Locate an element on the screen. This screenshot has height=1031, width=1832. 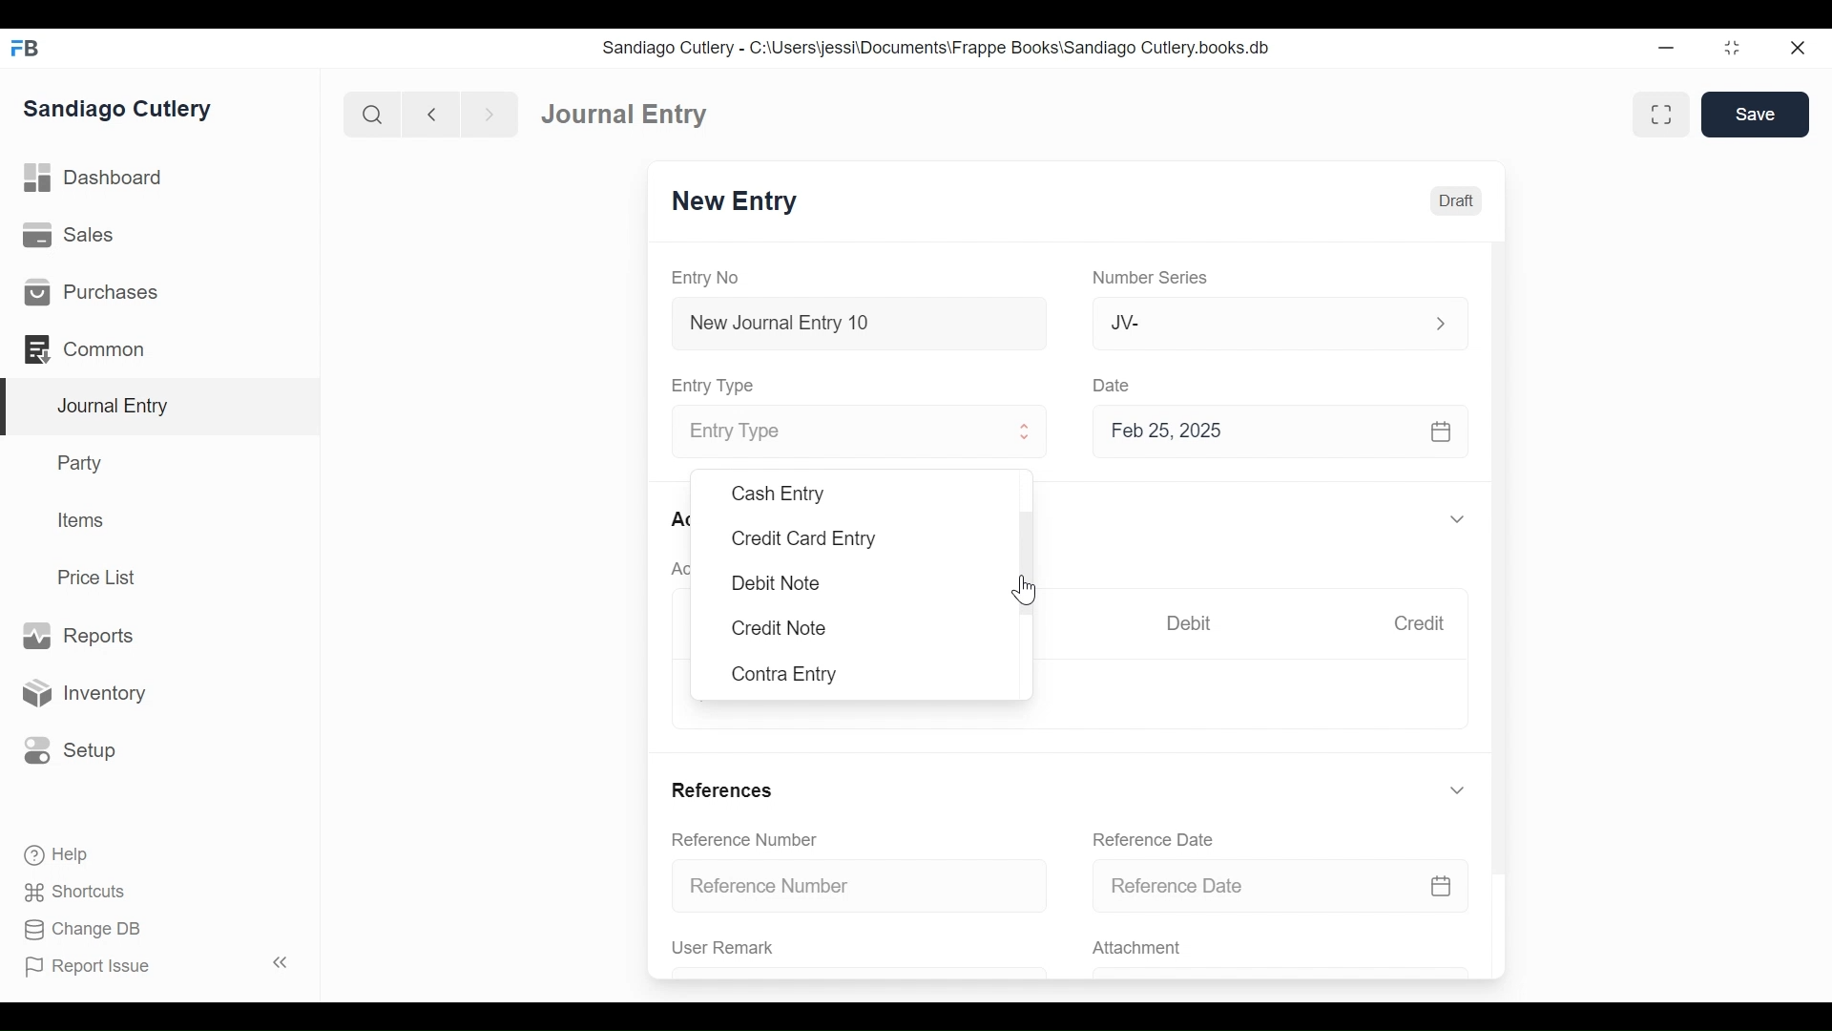
Navigate Forward is located at coordinates (490, 113).